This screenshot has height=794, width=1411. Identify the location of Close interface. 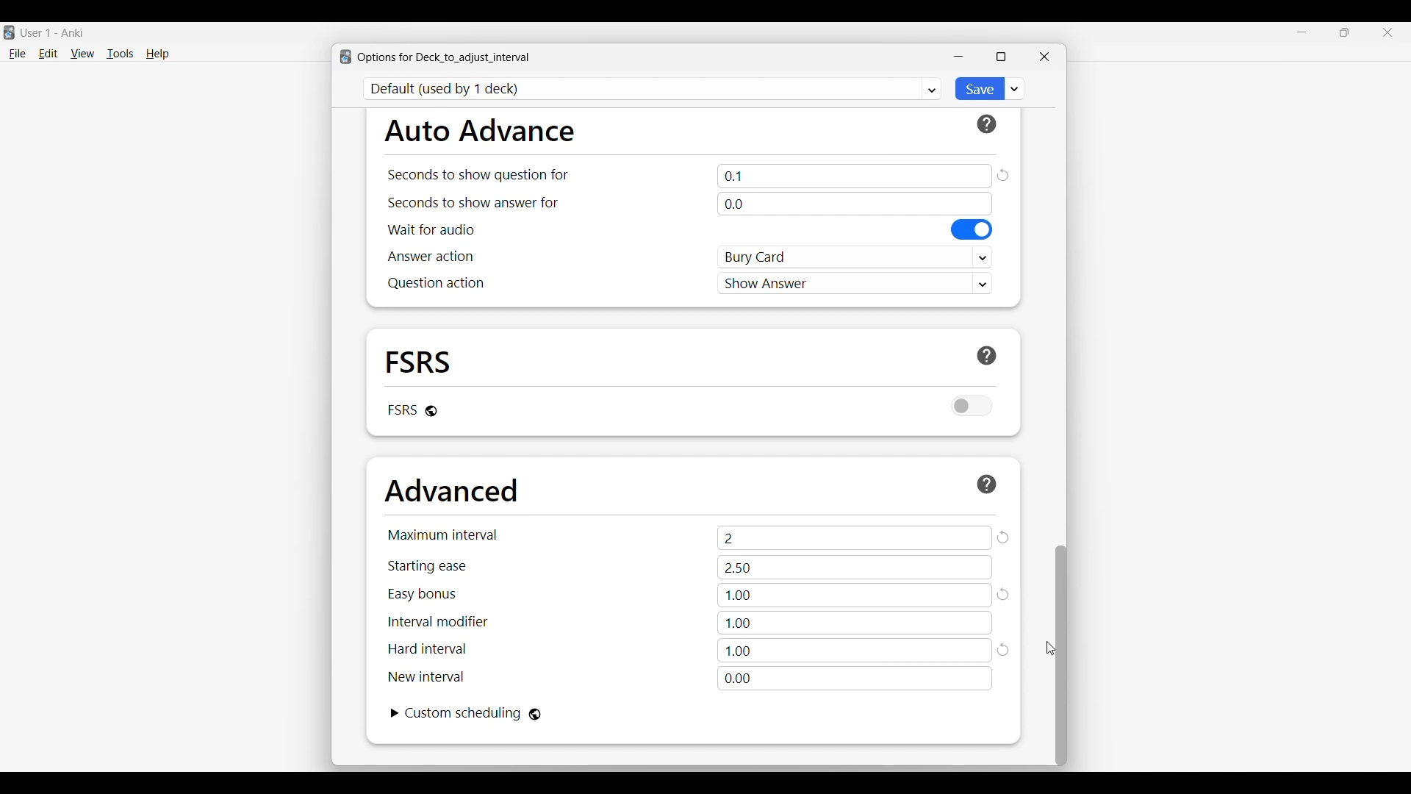
(1387, 32).